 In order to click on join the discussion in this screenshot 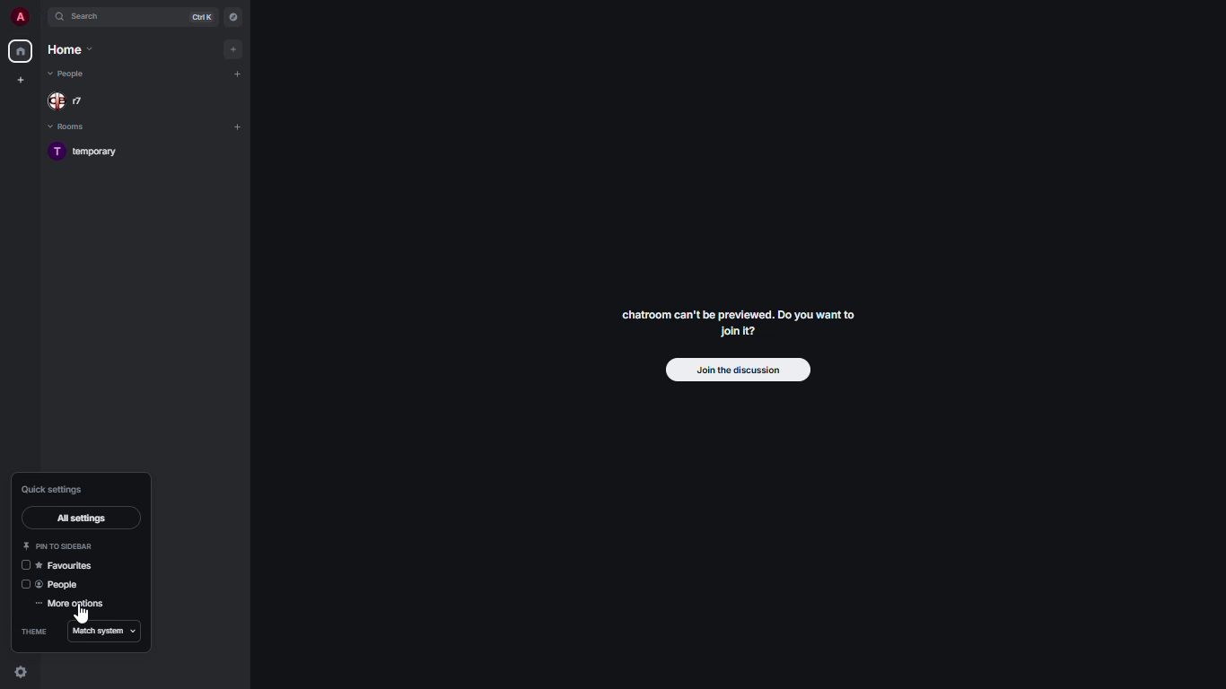, I will do `click(745, 369)`.